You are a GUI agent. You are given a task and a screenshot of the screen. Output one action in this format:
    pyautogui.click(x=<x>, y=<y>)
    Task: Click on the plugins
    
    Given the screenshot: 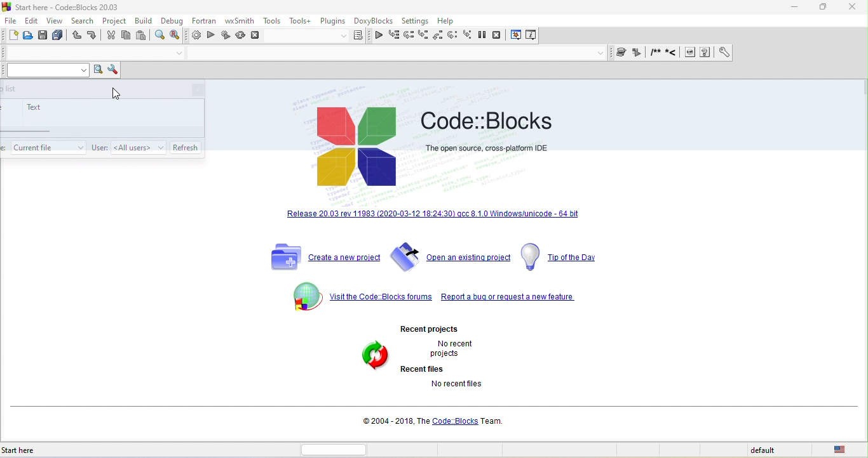 What is the action you would take?
    pyautogui.click(x=332, y=22)
    